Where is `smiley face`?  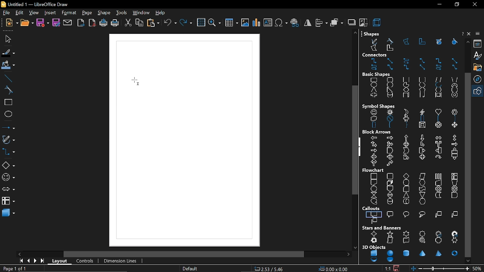 smiley face is located at coordinates (374, 113).